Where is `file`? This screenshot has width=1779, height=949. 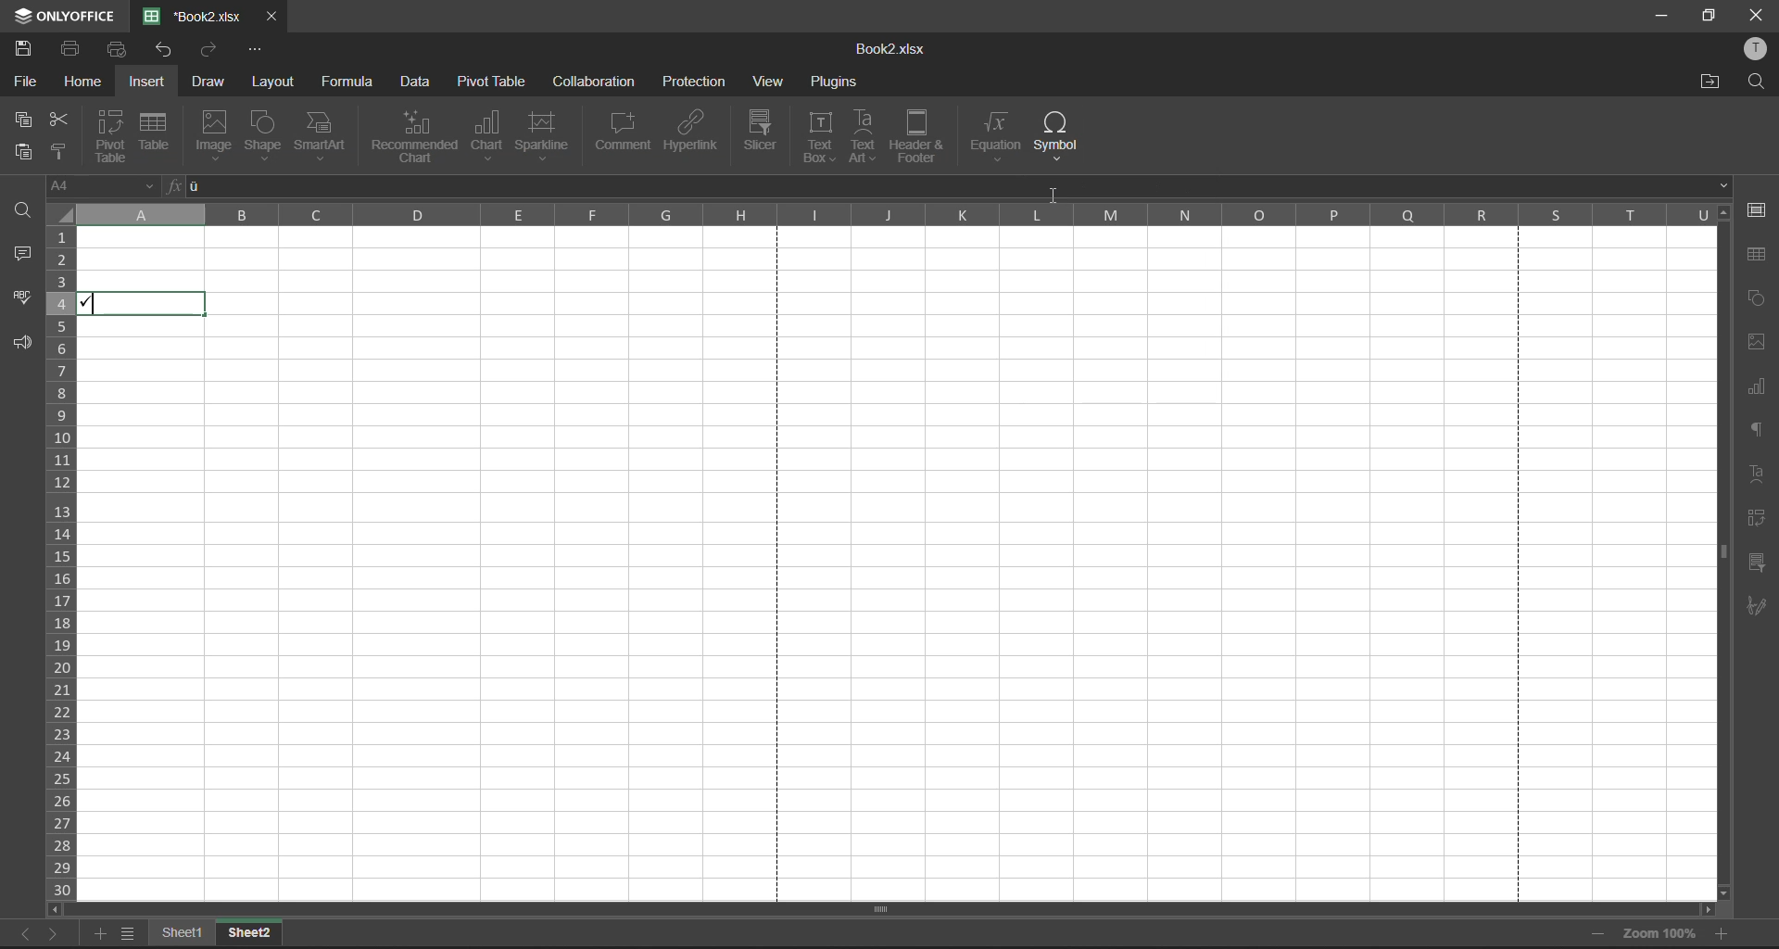 file is located at coordinates (22, 84).